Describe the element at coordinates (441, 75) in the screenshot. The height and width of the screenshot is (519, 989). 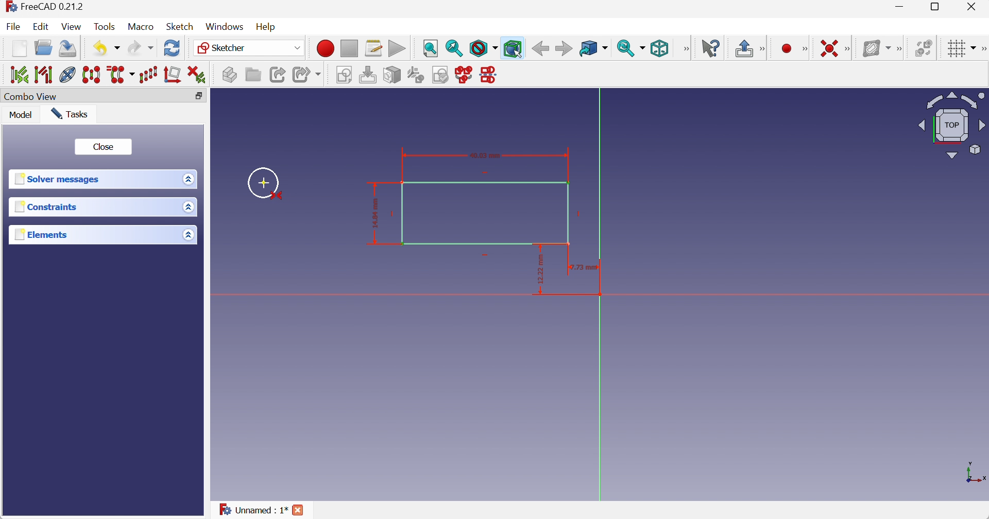
I see `Validate sketch` at that location.